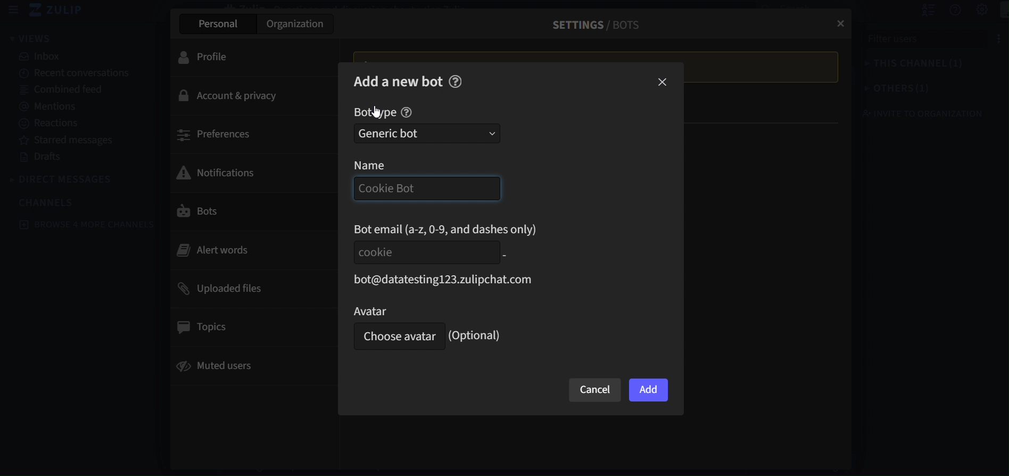 Image resolution: width=1009 pixels, height=476 pixels. What do you see at coordinates (69, 139) in the screenshot?
I see `starred messages` at bounding box center [69, 139].